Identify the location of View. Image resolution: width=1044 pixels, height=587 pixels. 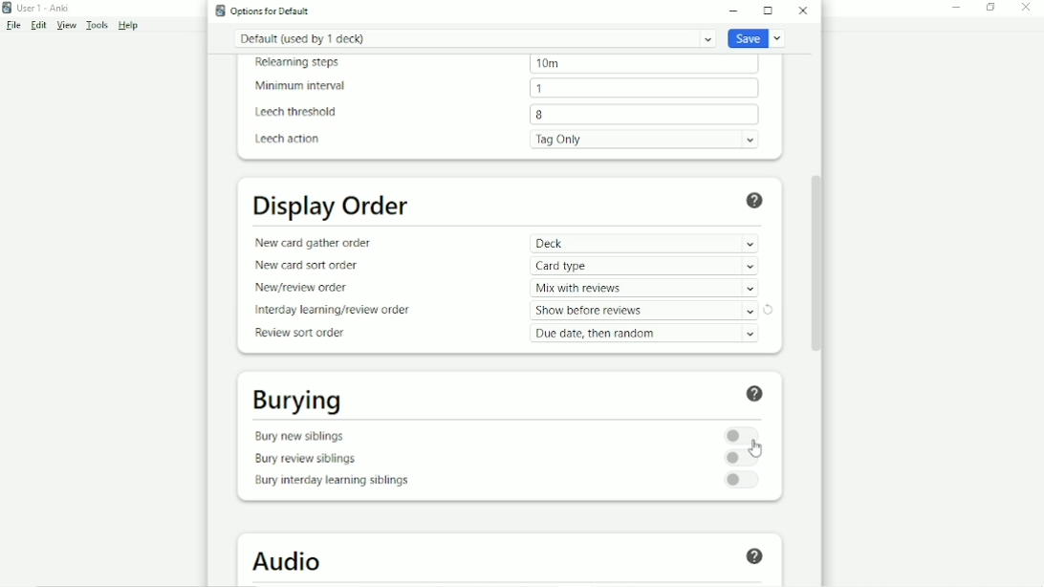
(68, 26).